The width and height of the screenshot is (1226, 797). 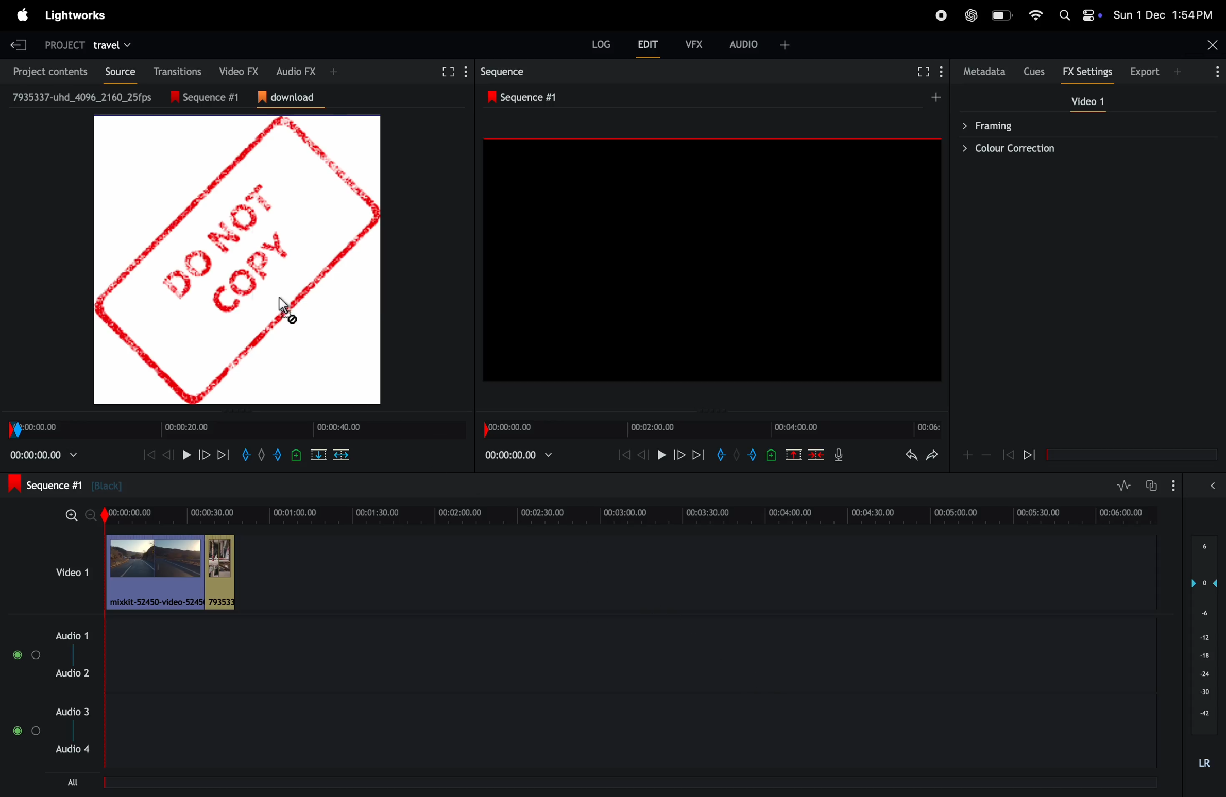 What do you see at coordinates (526, 97) in the screenshot?
I see `sequence #1` at bounding box center [526, 97].